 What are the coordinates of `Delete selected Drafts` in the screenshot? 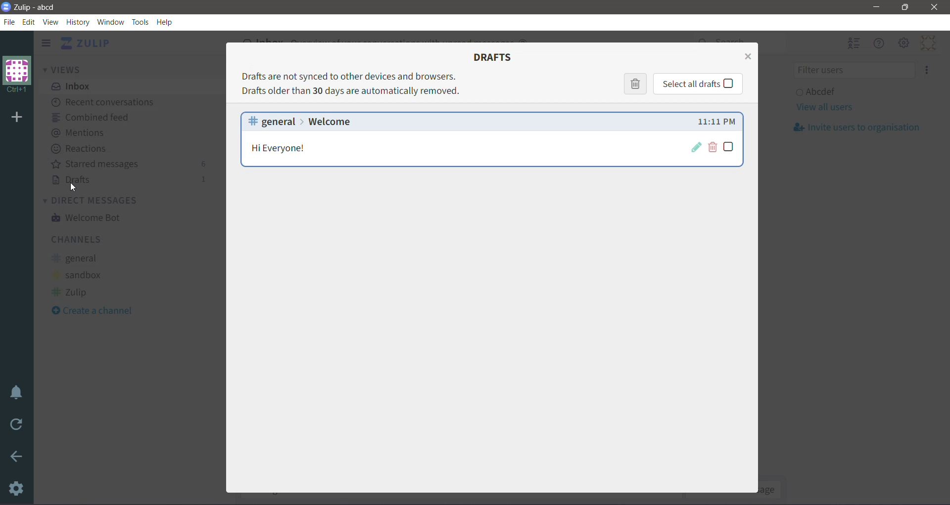 It's located at (636, 84).